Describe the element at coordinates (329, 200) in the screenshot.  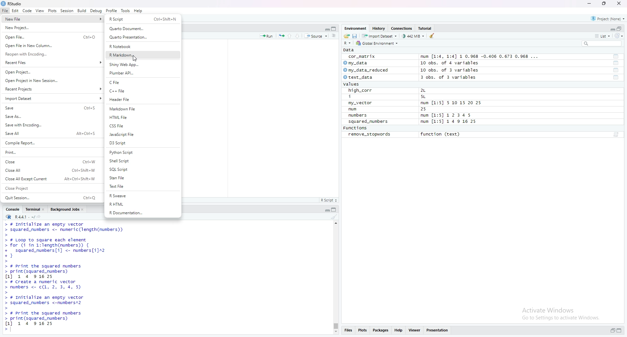
I see `R Script` at that location.